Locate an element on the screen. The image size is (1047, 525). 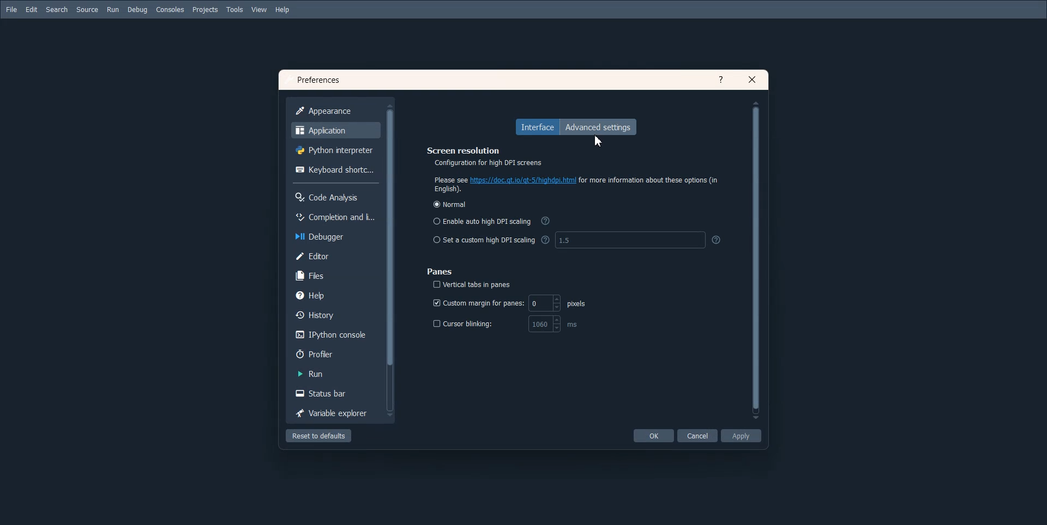
File is located at coordinates (11, 9).